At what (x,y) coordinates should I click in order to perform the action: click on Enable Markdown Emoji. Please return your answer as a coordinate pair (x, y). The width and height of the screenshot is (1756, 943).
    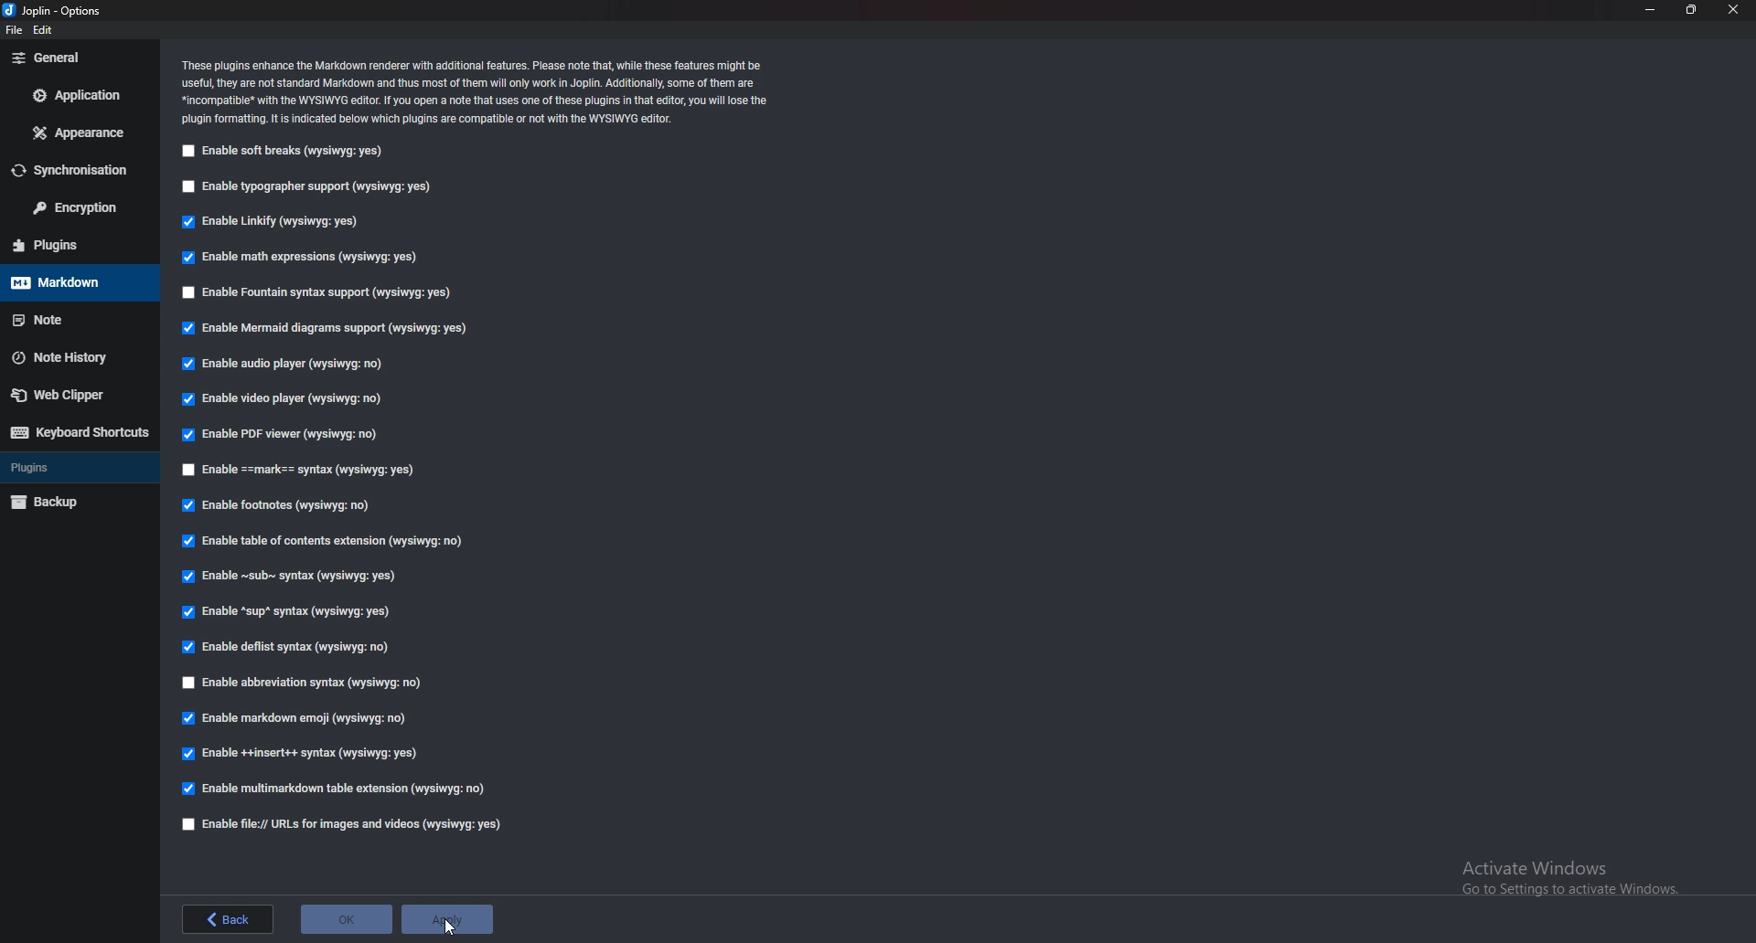
    Looking at the image, I should click on (296, 717).